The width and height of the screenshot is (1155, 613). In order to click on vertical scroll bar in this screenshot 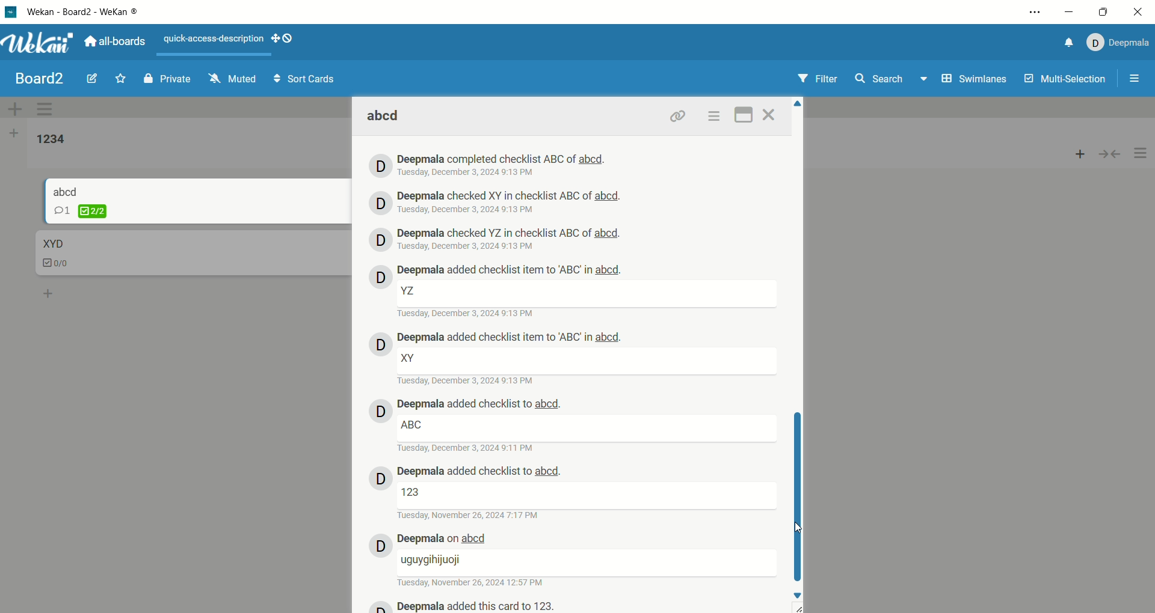, I will do `click(799, 492)`.